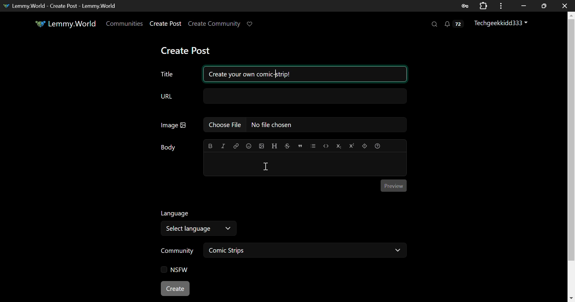  I want to click on Search, so click(434, 24).